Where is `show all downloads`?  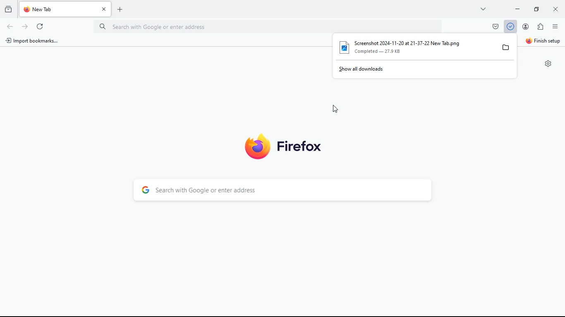 show all downloads is located at coordinates (361, 69).